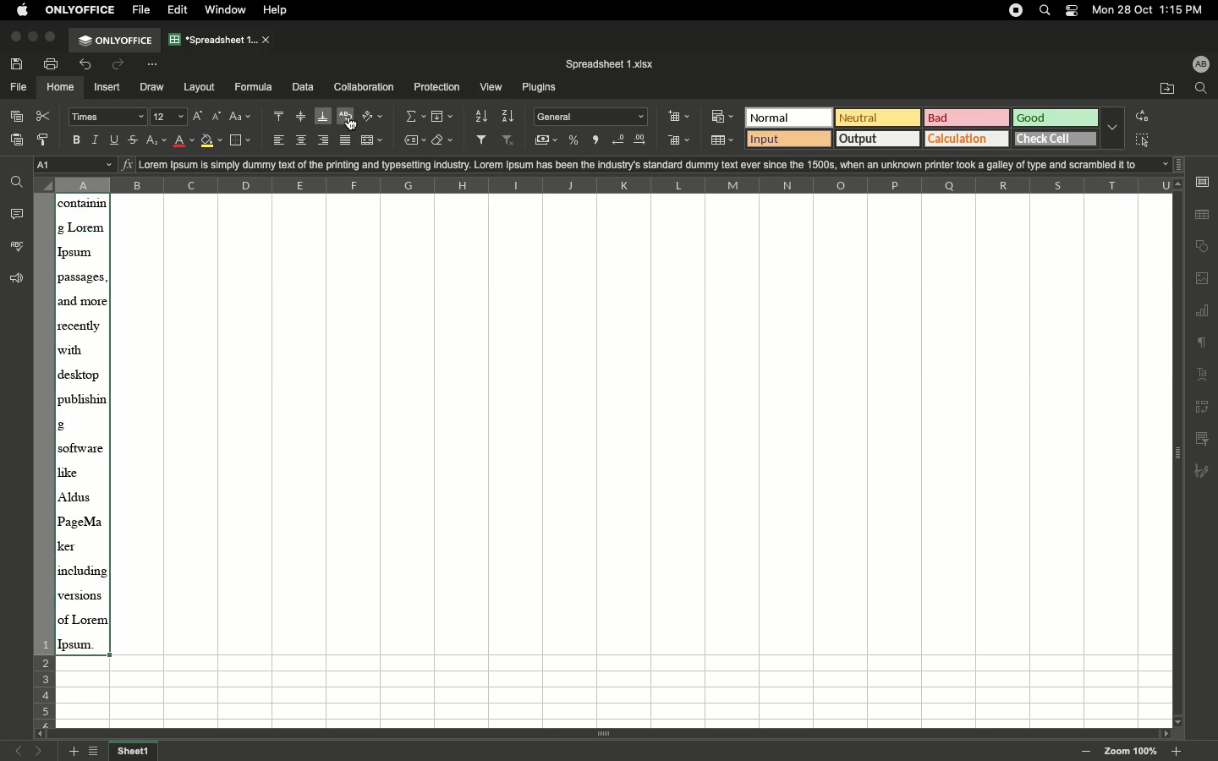 The height and width of the screenshot is (761, 1218). Describe the element at coordinates (109, 118) in the screenshot. I see `Font` at that location.